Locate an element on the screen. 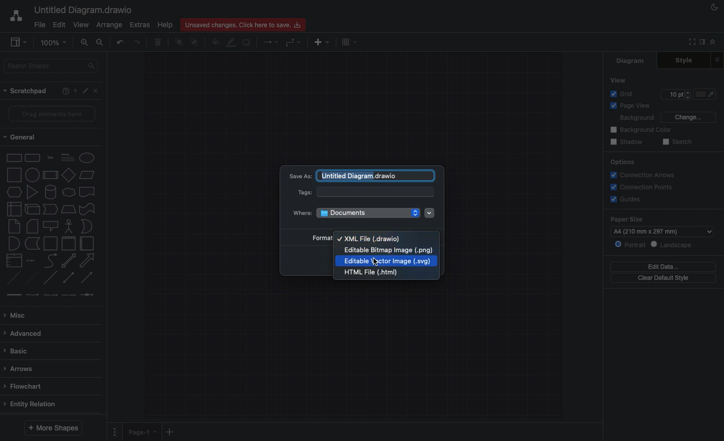 This screenshot has height=441, width=724. View is located at coordinates (619, 80).